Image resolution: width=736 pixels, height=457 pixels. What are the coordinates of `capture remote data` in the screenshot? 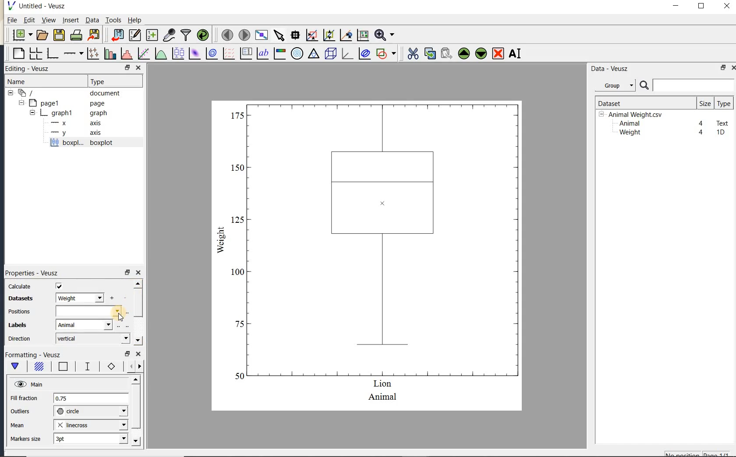 It's located at (169, 35).